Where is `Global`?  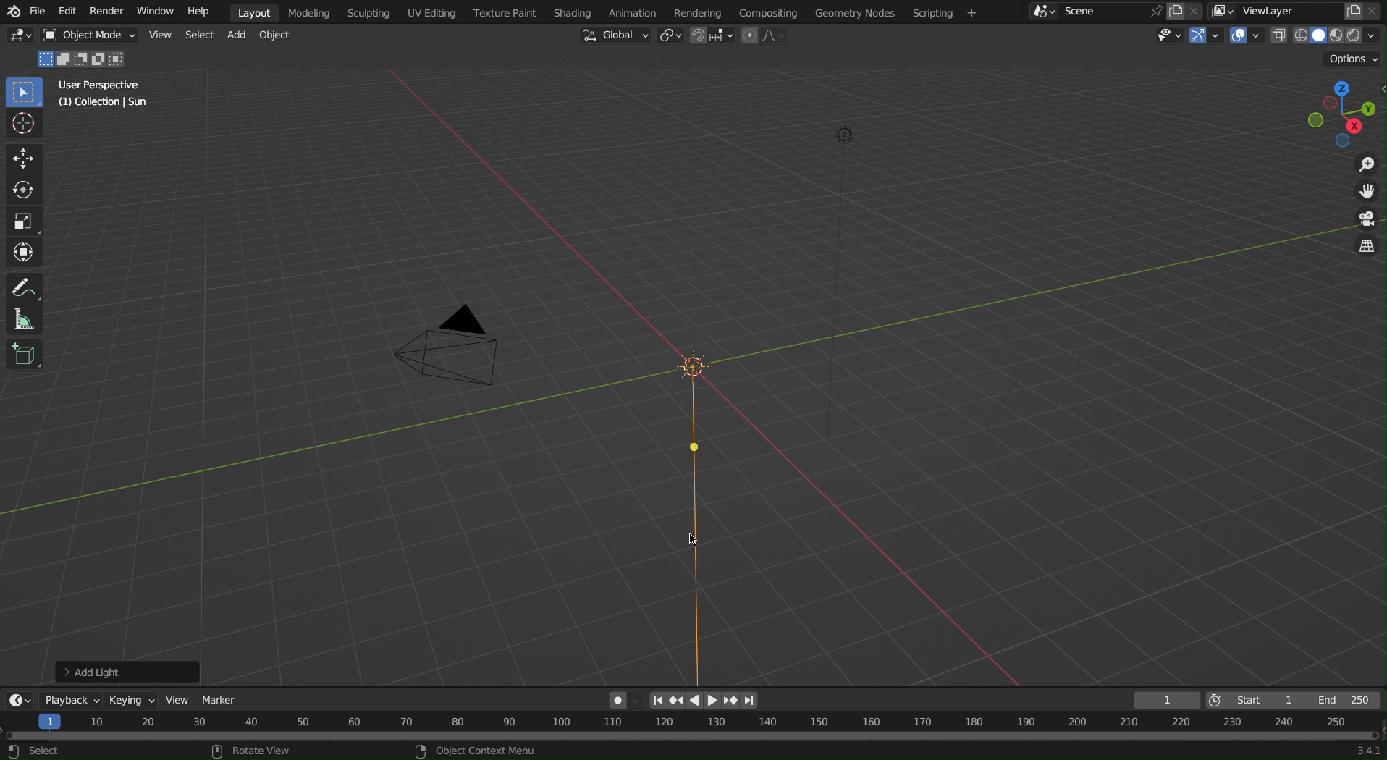
Global is located at coordinates (615, 35).